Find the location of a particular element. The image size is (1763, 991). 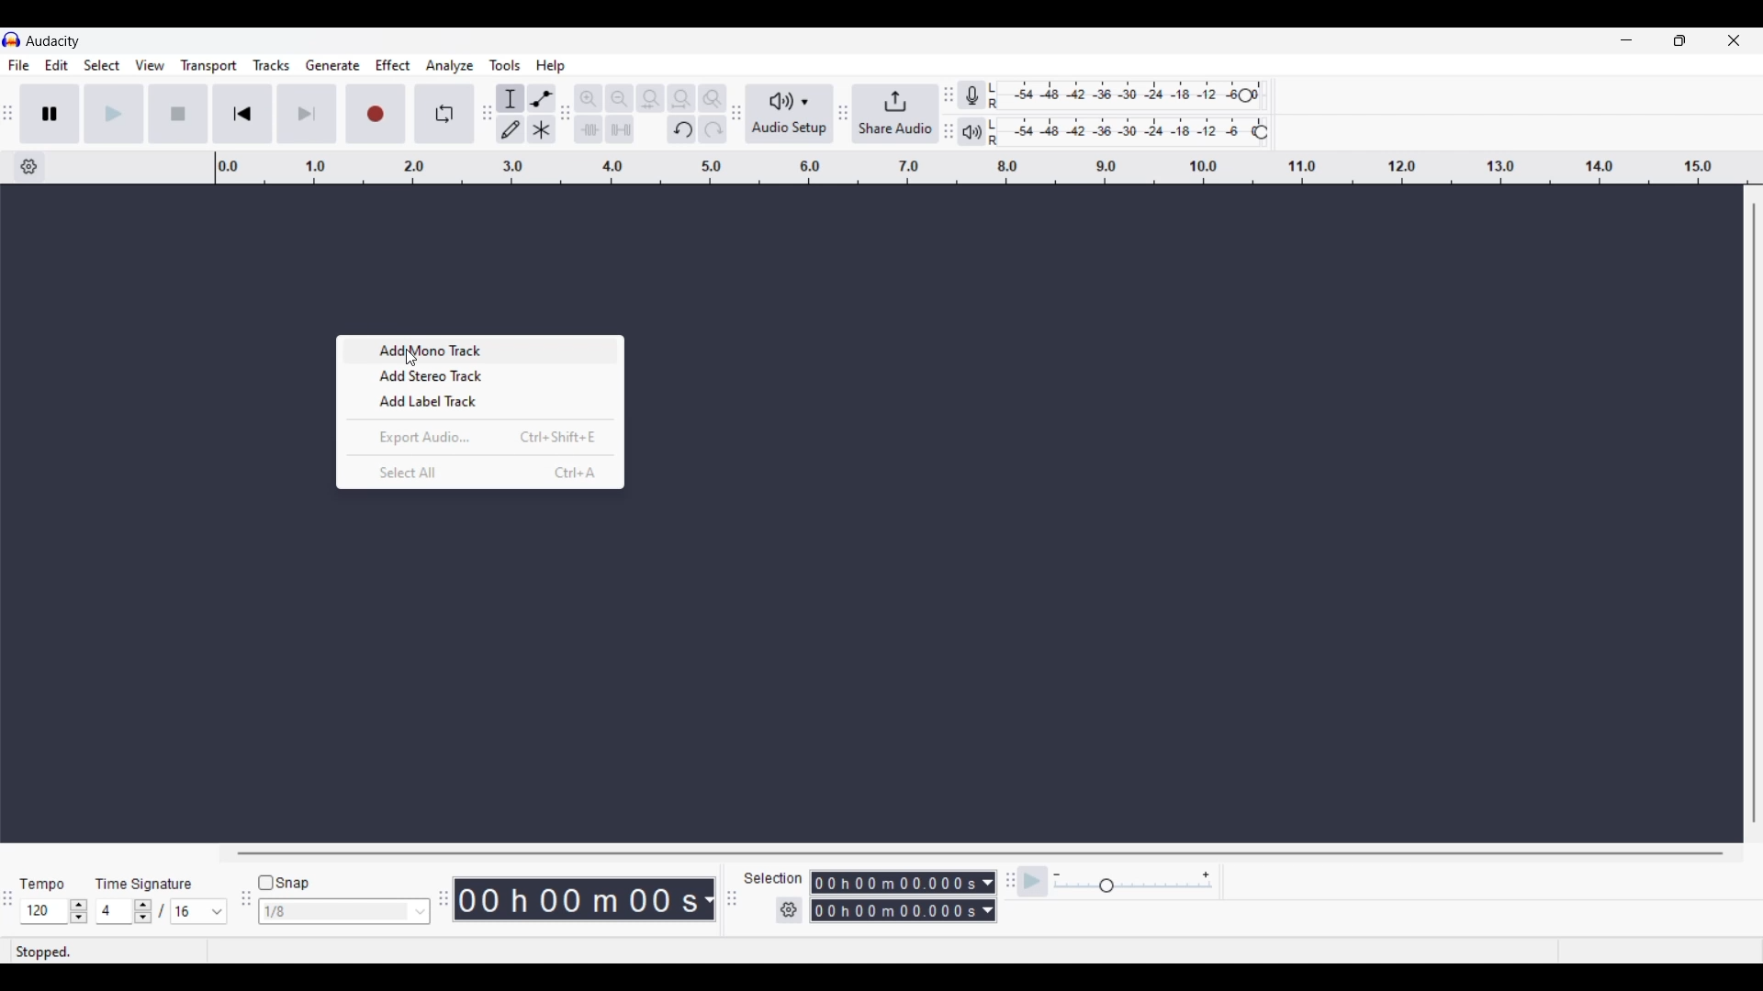

Tools menu is located at coordinates (505, 65).